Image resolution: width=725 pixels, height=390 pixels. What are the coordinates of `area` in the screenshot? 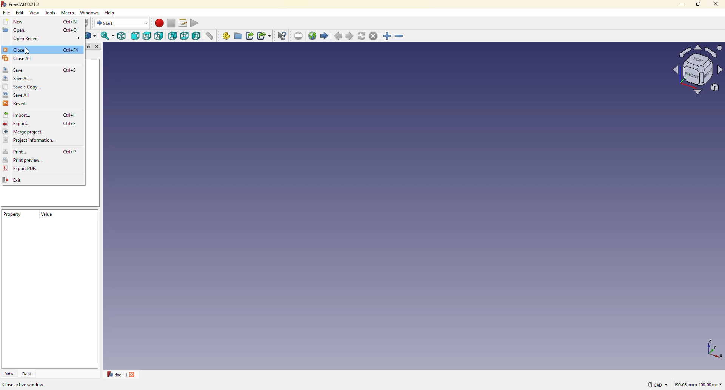 It's located at (698, 385).